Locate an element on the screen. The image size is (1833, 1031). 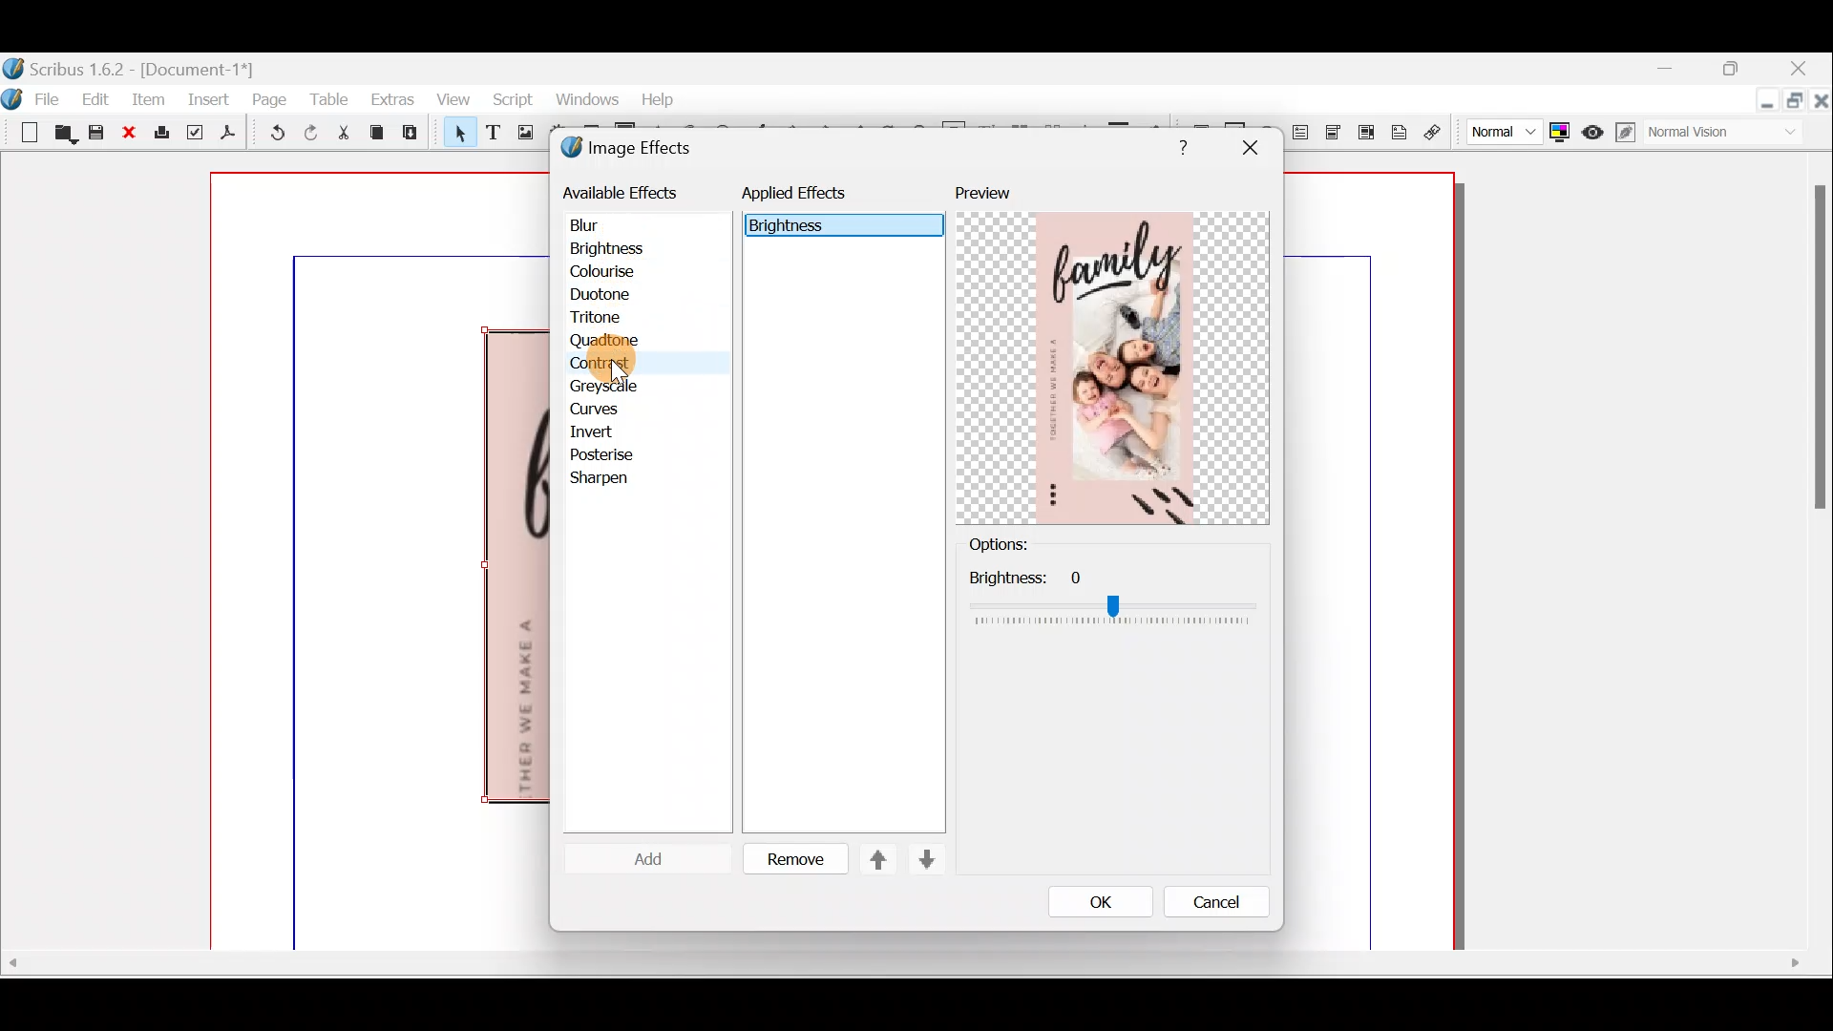
Copy is located at coordinates (377, 133).